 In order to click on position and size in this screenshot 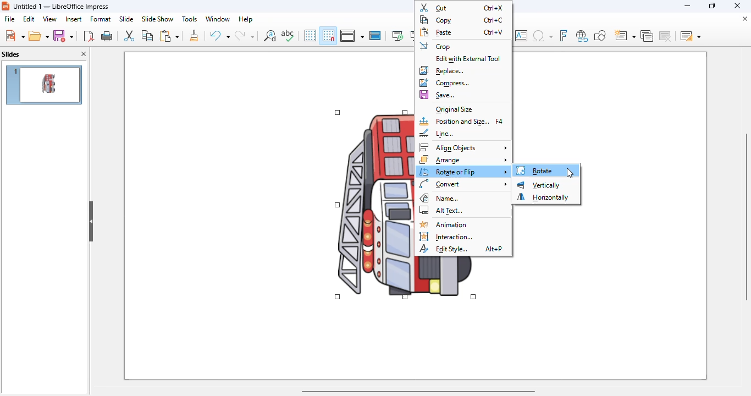, I will do `click(461, 122)`.